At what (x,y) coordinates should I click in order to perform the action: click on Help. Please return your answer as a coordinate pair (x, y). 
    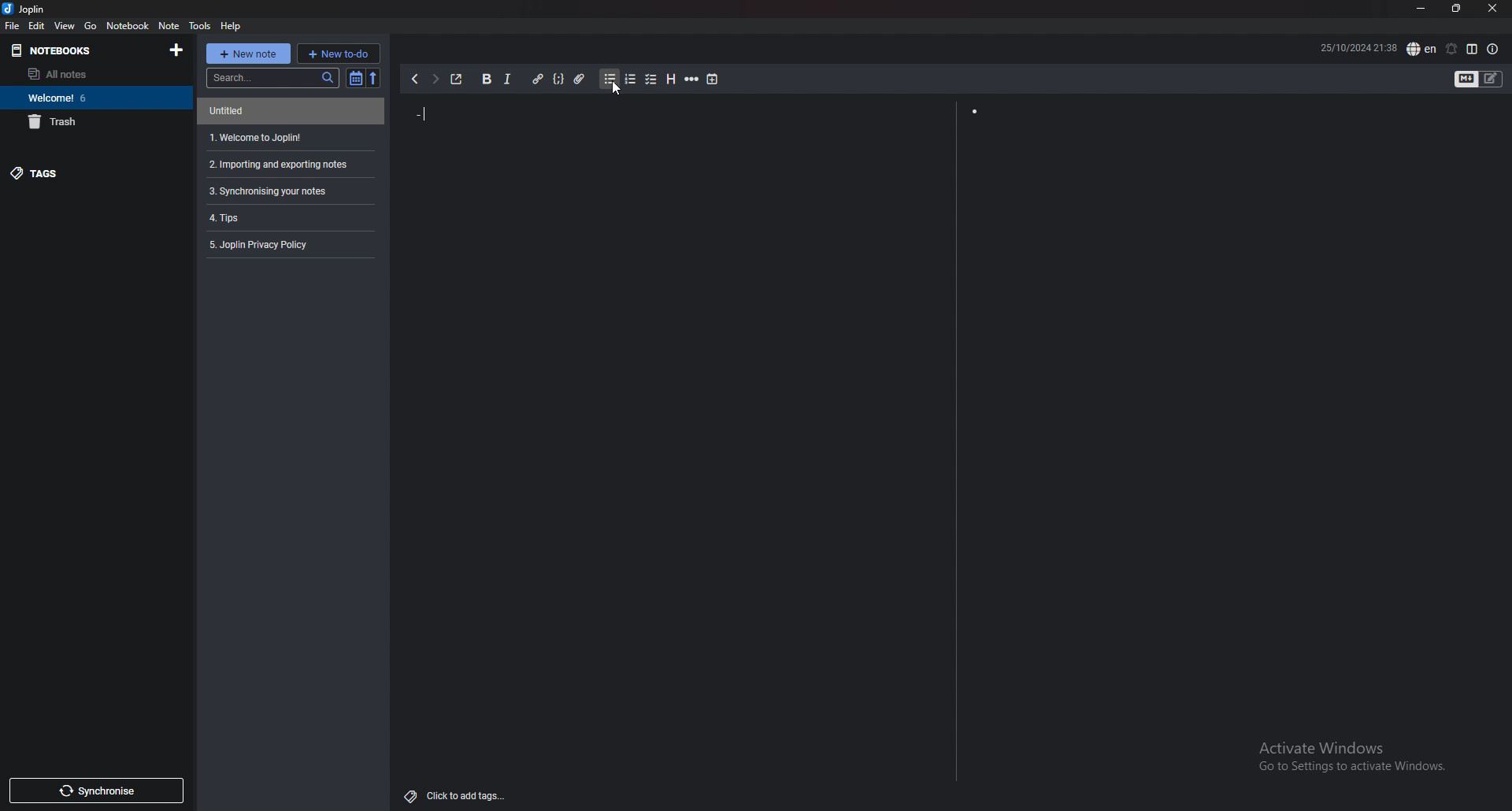
    Looking at the image, I should click on (233, 25).